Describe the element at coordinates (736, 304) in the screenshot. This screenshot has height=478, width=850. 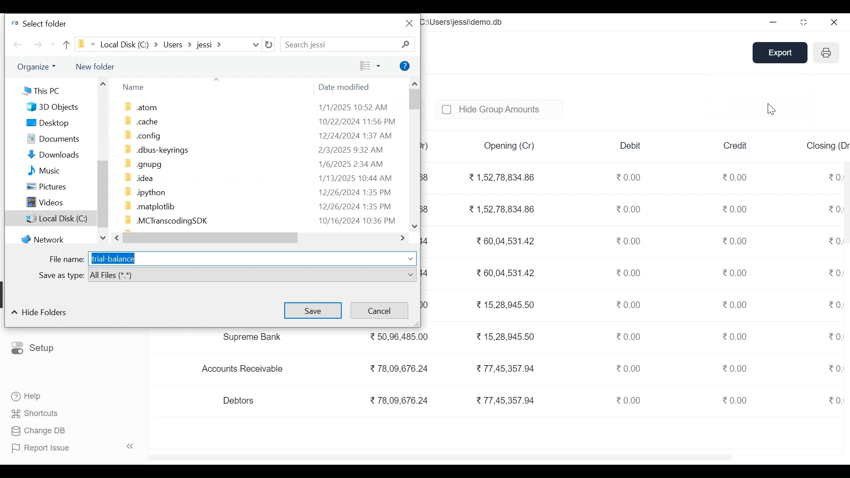
I see `0.00` at that location.